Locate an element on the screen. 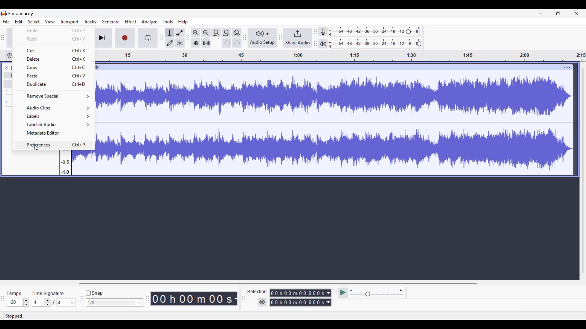 This screenshot has height=329, width=586. Track menu  is located at coordinates (90, 22).